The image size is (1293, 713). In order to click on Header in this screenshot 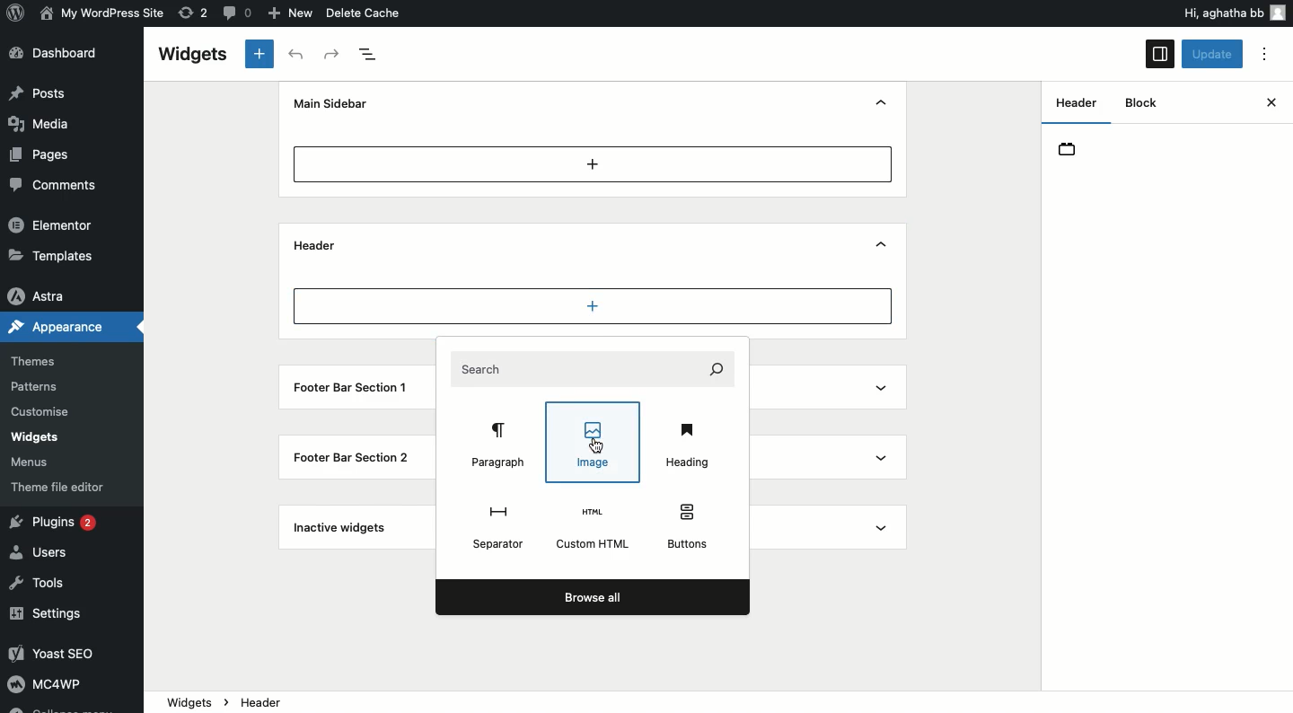, I will do `click(274, 701)`.